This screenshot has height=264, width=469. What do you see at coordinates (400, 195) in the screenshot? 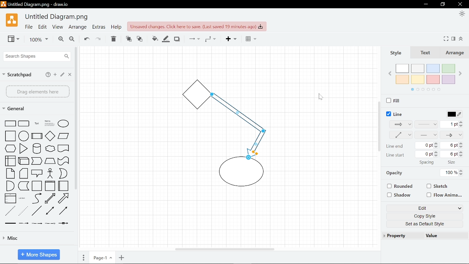
I see `Shadow ` at bounding box center [400, 195].